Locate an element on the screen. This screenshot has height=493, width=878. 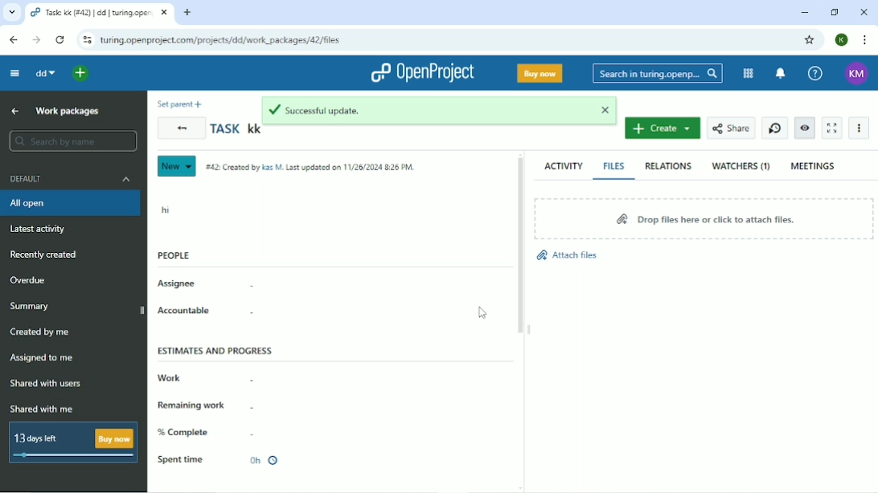
Forward is located at coordinates (37, 39).